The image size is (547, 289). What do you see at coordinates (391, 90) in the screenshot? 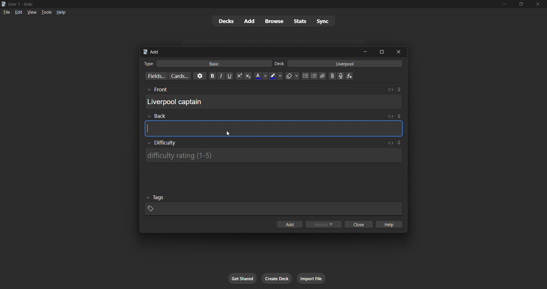
I see `Toggle HTML editor` at bounding box center [391, 90].